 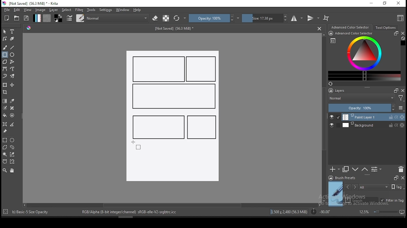 What do you see at coordinates (202, 69) in the screenshot?
I see `new rectangle` at bounding box center [202, 69].